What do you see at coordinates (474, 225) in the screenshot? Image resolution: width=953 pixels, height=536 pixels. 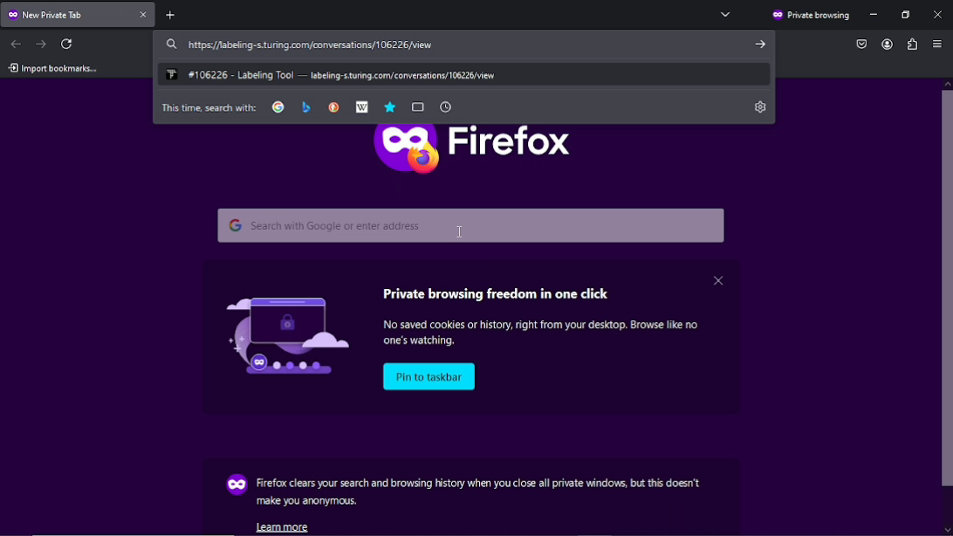 I see `search with google or enter address` at bounding box center [474, 225].